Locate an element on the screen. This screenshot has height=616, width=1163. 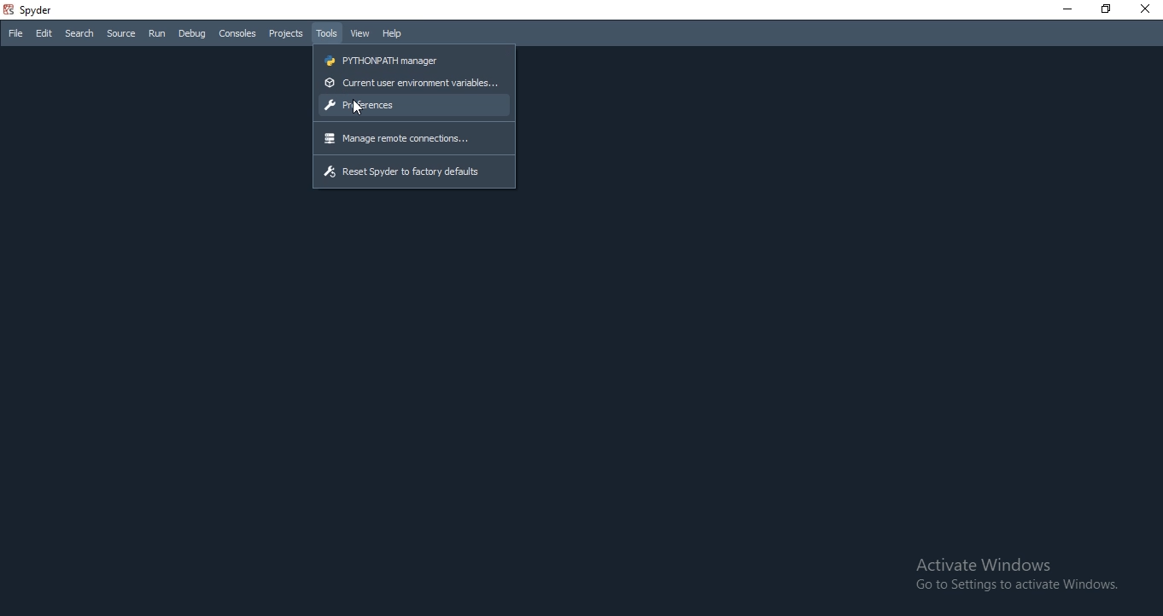
Help is located at coordinates (393, 33).